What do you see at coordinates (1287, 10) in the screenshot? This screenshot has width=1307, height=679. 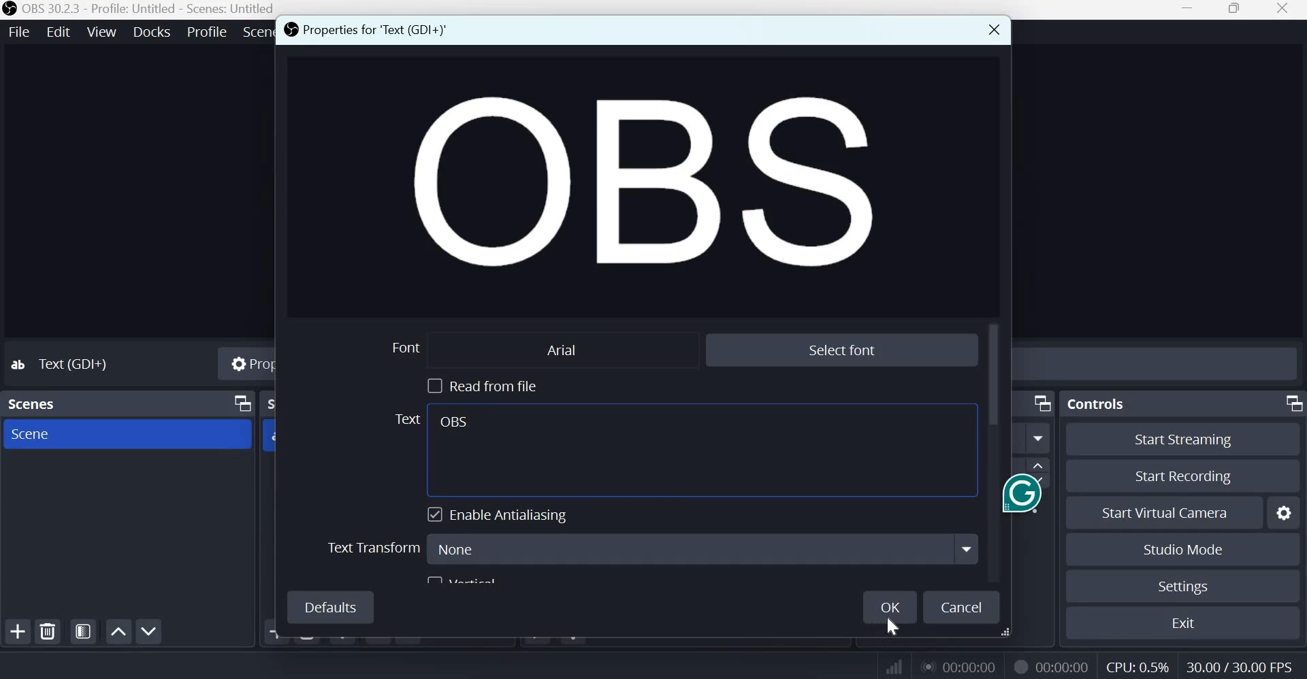 I see `Close` at bounding box center [1287, 10].